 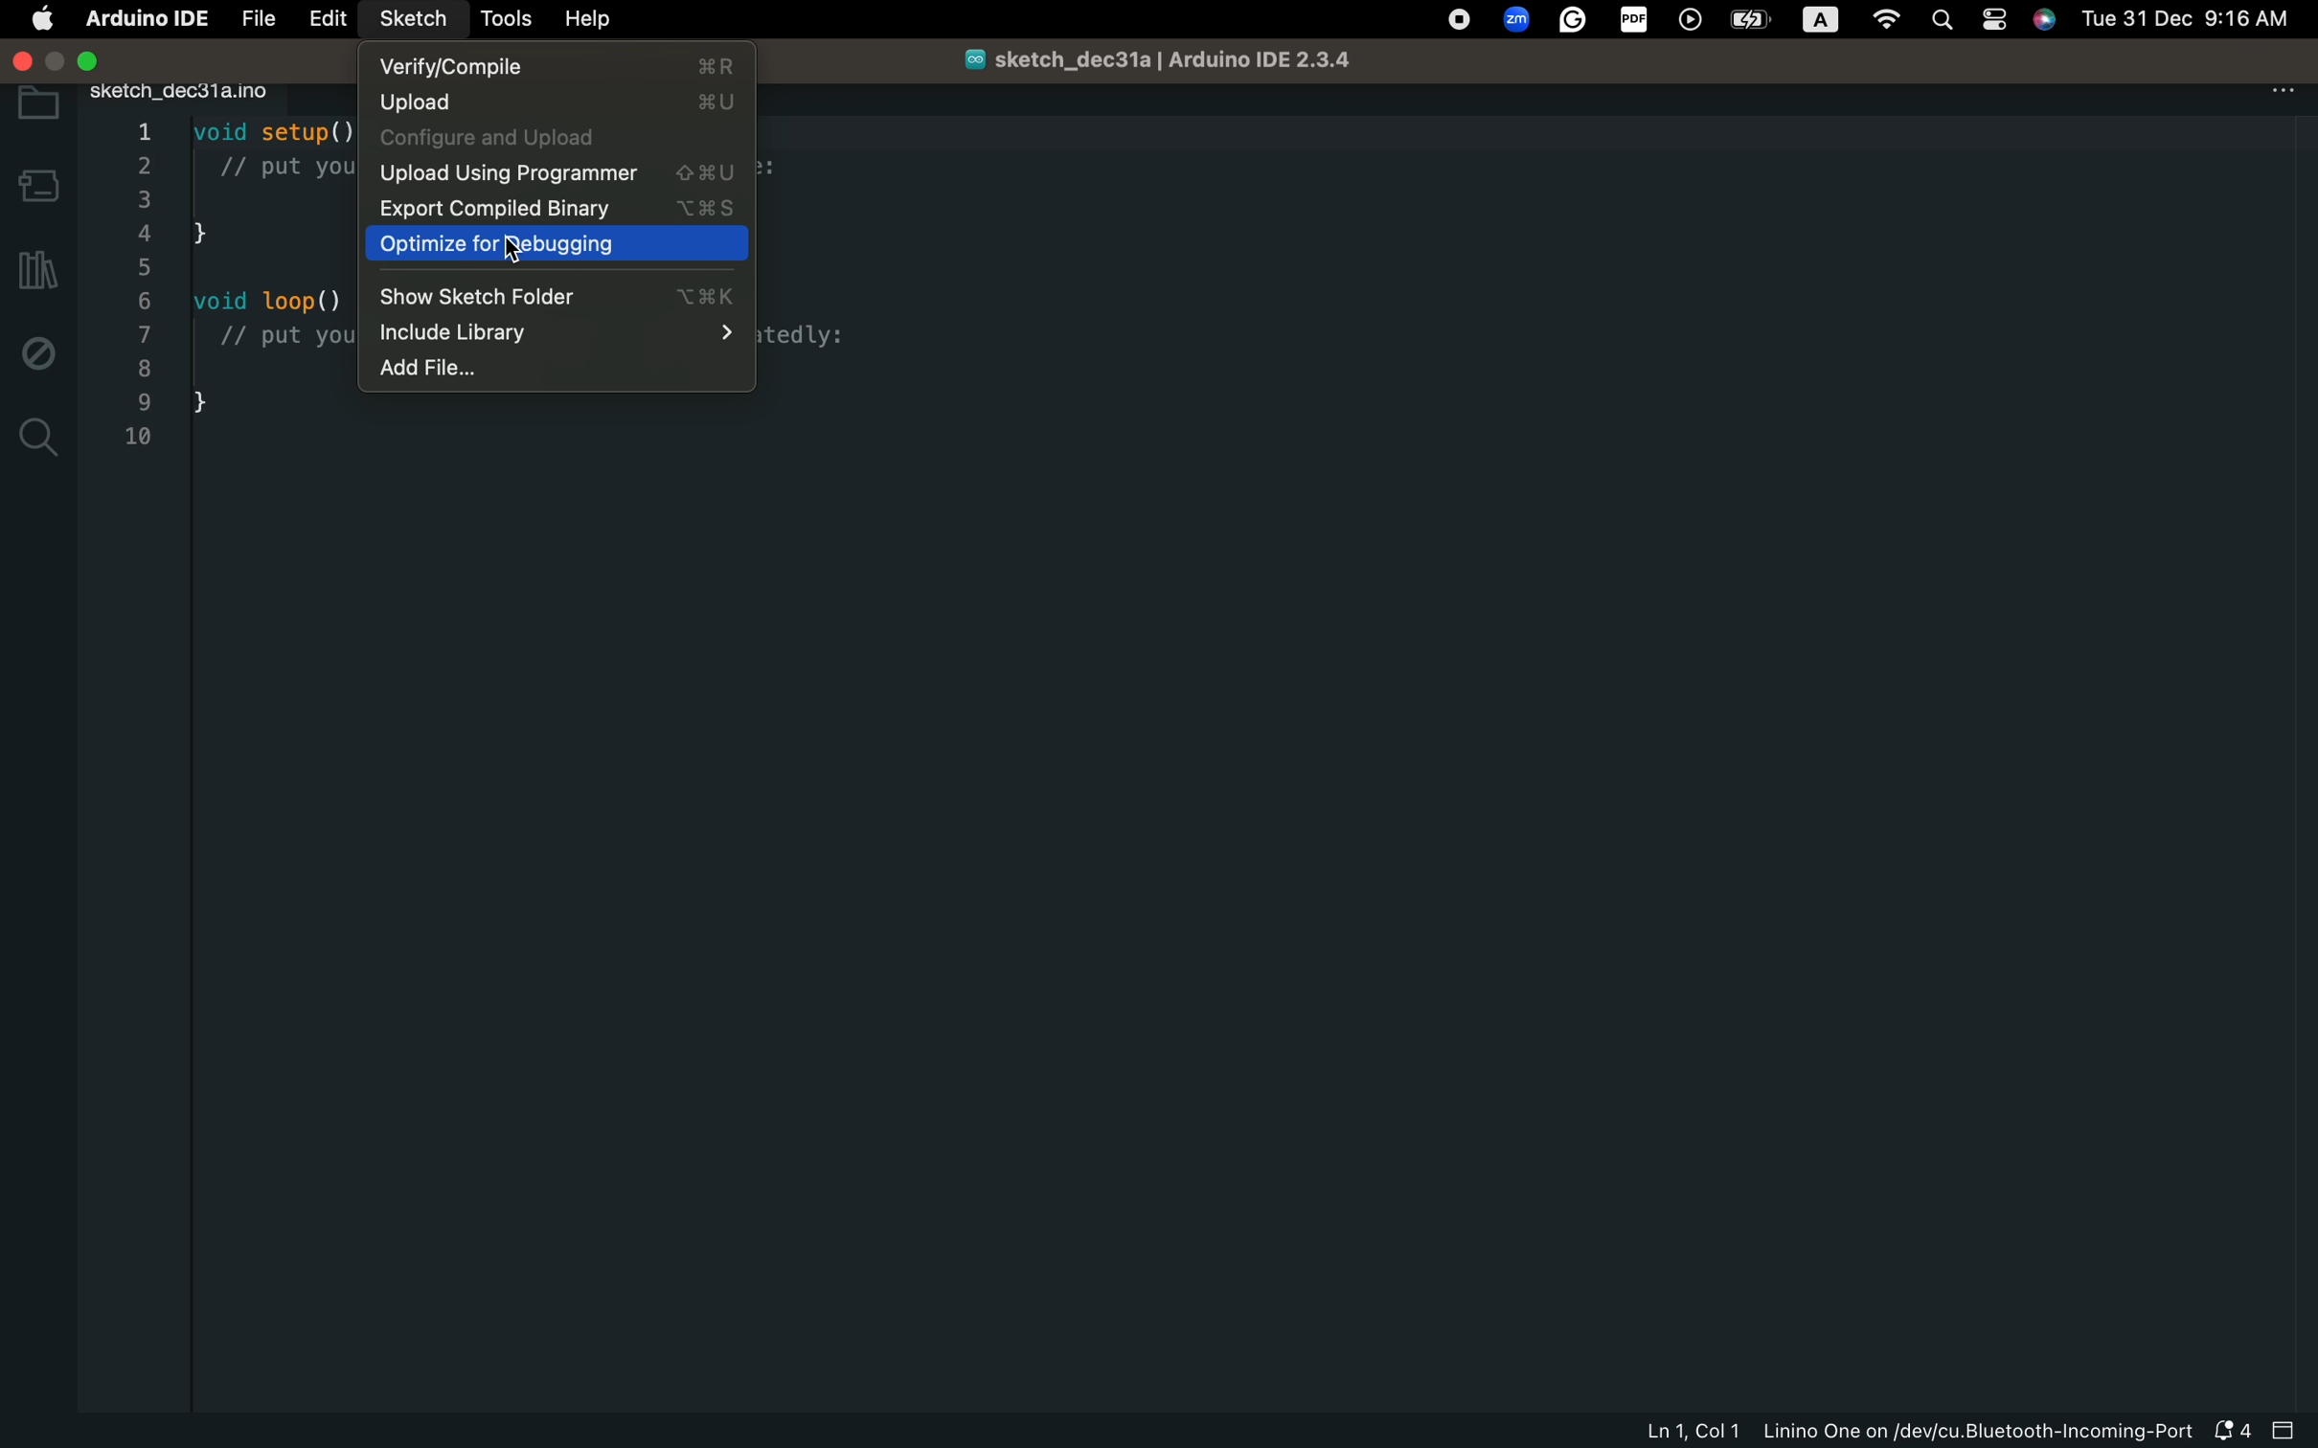 What do you see at coordinates (514, 250) in the screenshot?
I see `cursor` at bounding box center [514, 250].